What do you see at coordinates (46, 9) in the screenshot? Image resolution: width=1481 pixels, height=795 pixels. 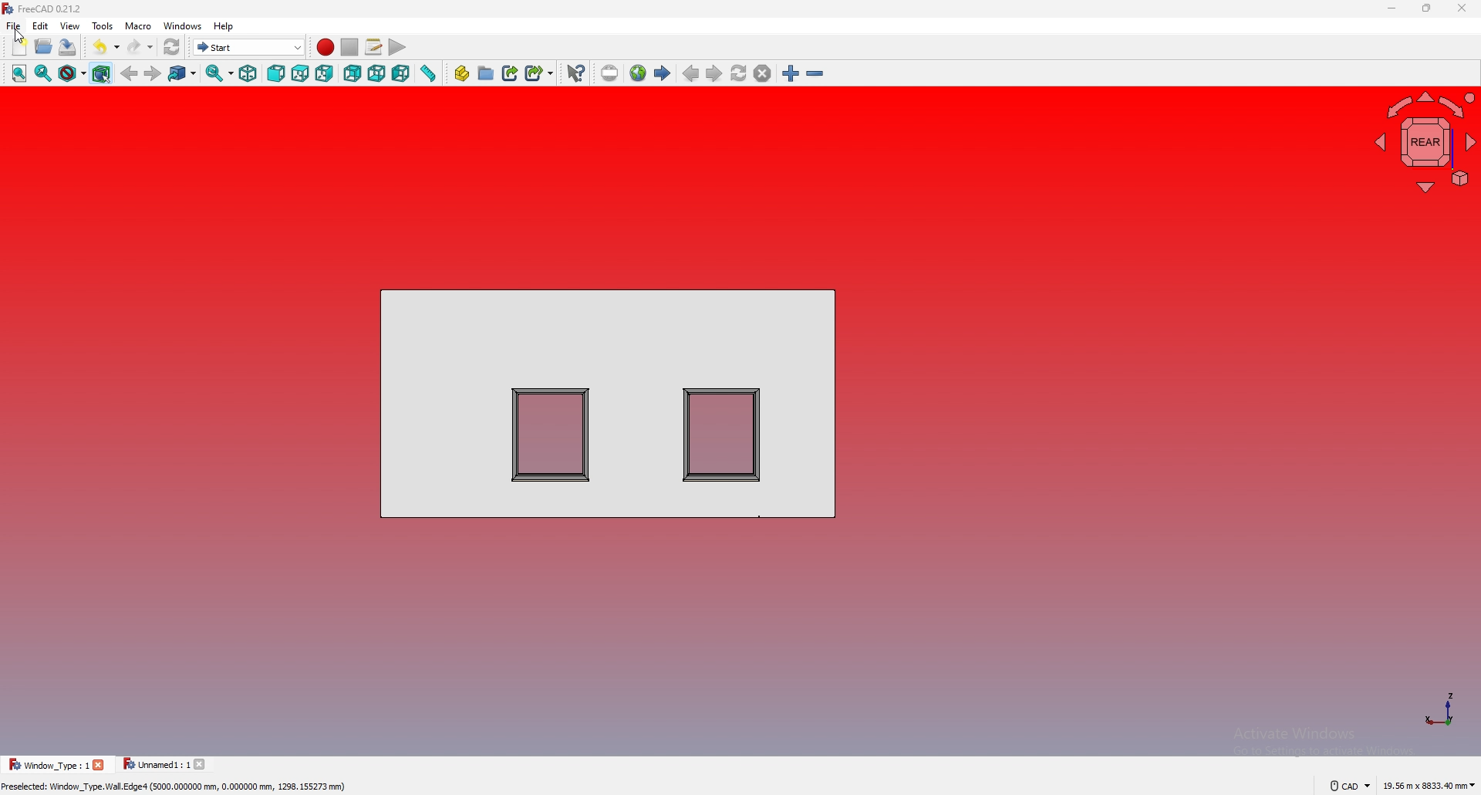 I see `FreeCAD 0.21.2` at bounding box center [46, 9].